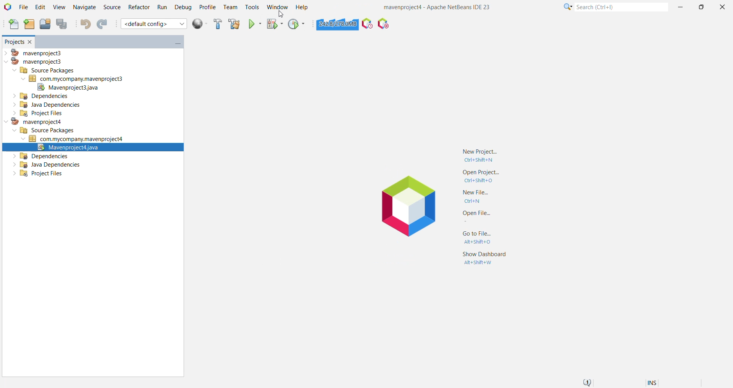  I want to click on Redo, so click(104, 24).